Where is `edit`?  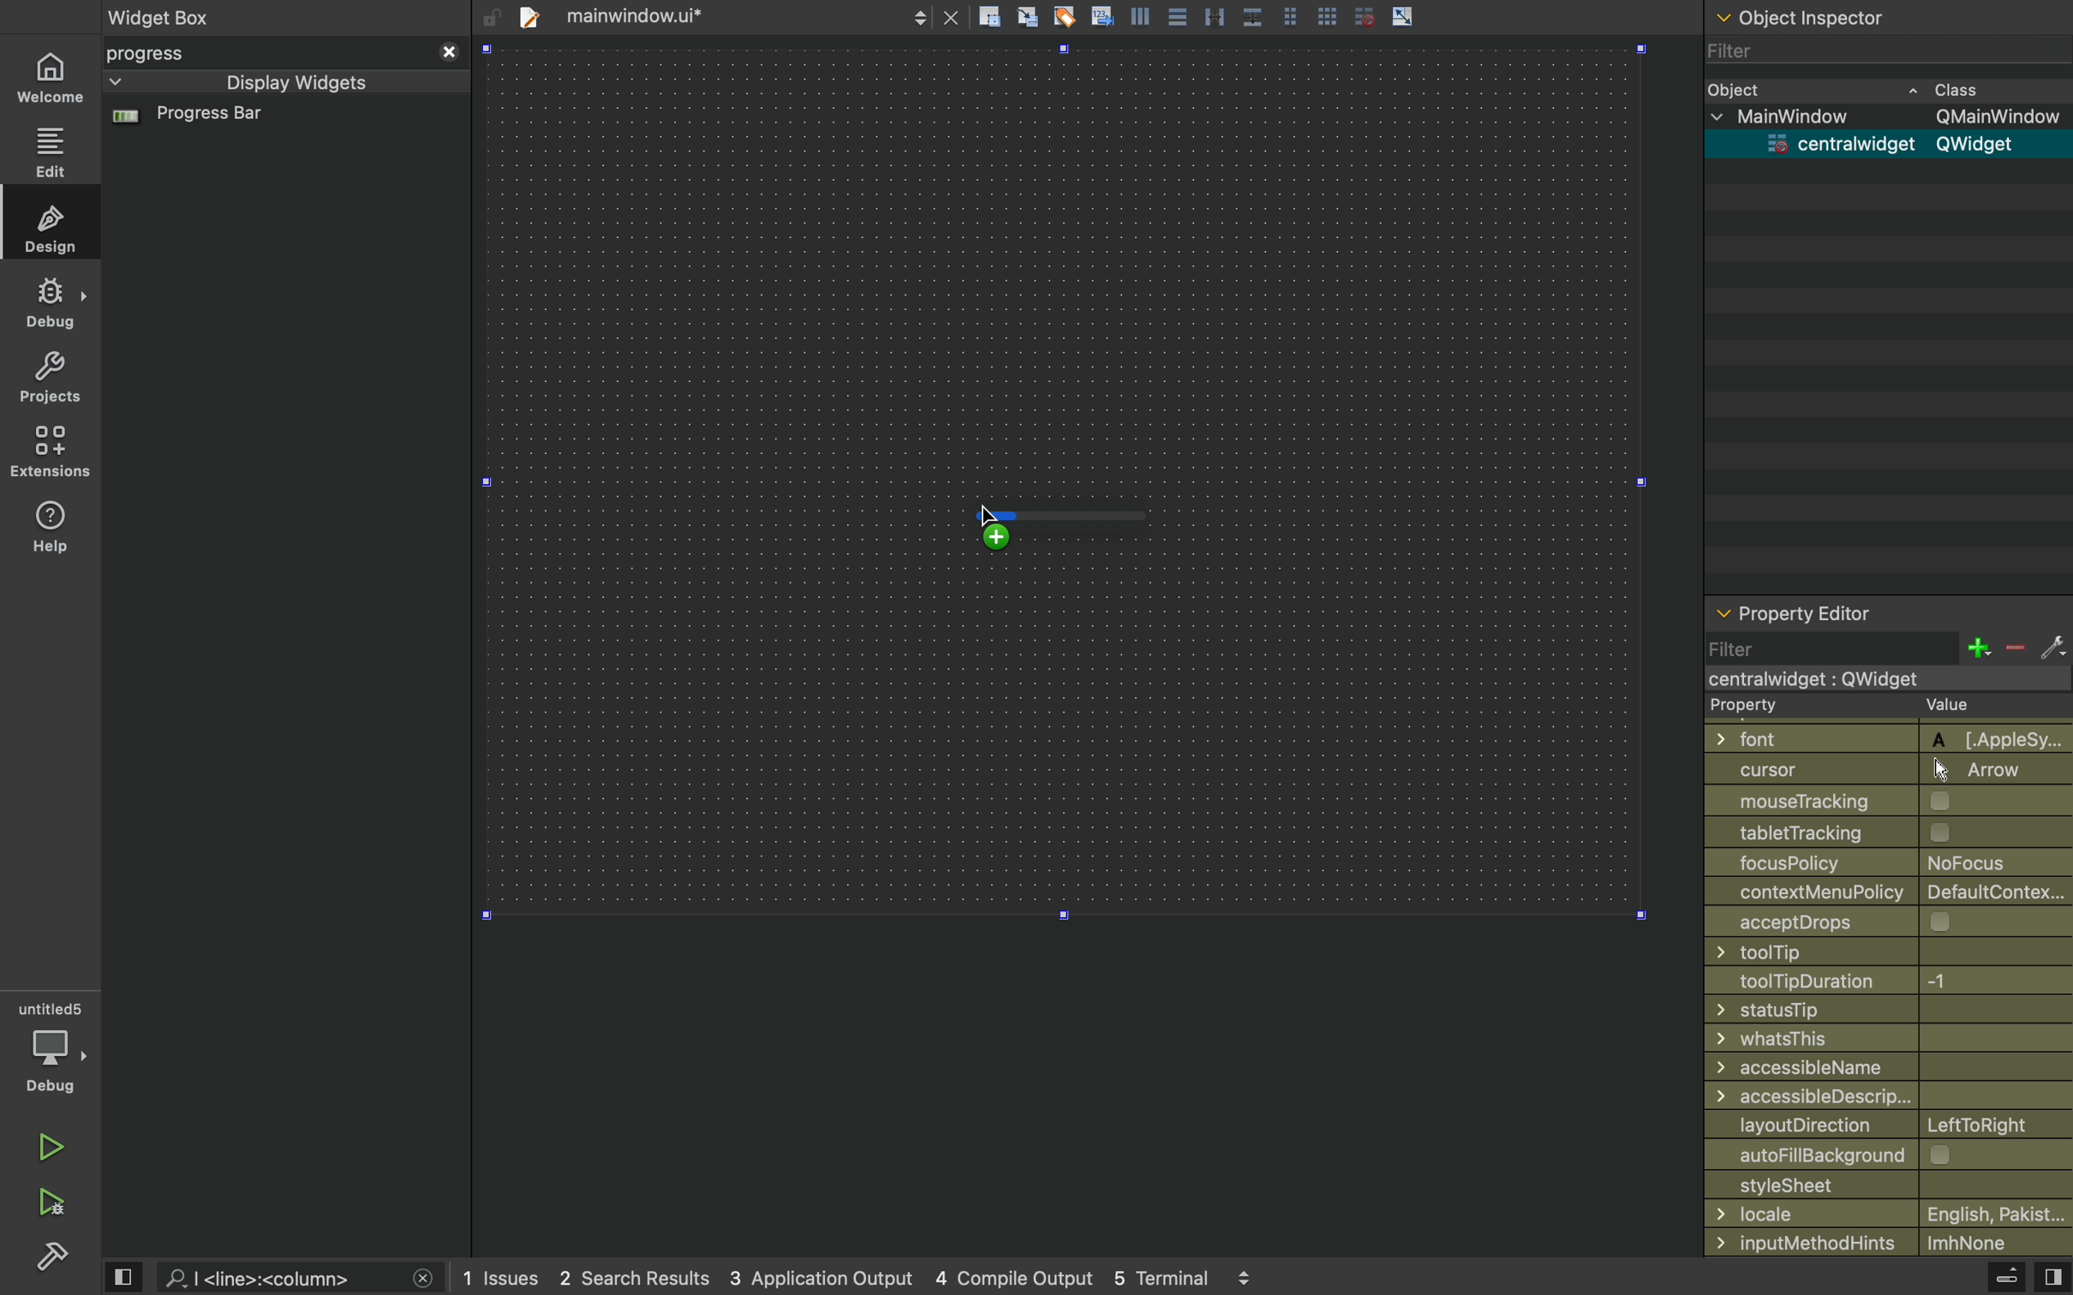 edit is located at coordinates (54, 226).